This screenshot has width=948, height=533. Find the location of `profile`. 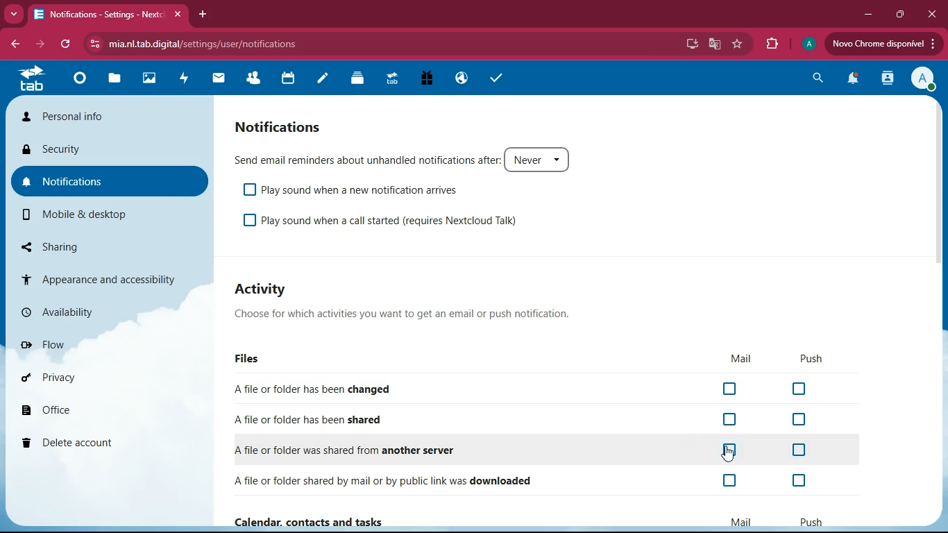

profile is located at coordinates (806, 45).